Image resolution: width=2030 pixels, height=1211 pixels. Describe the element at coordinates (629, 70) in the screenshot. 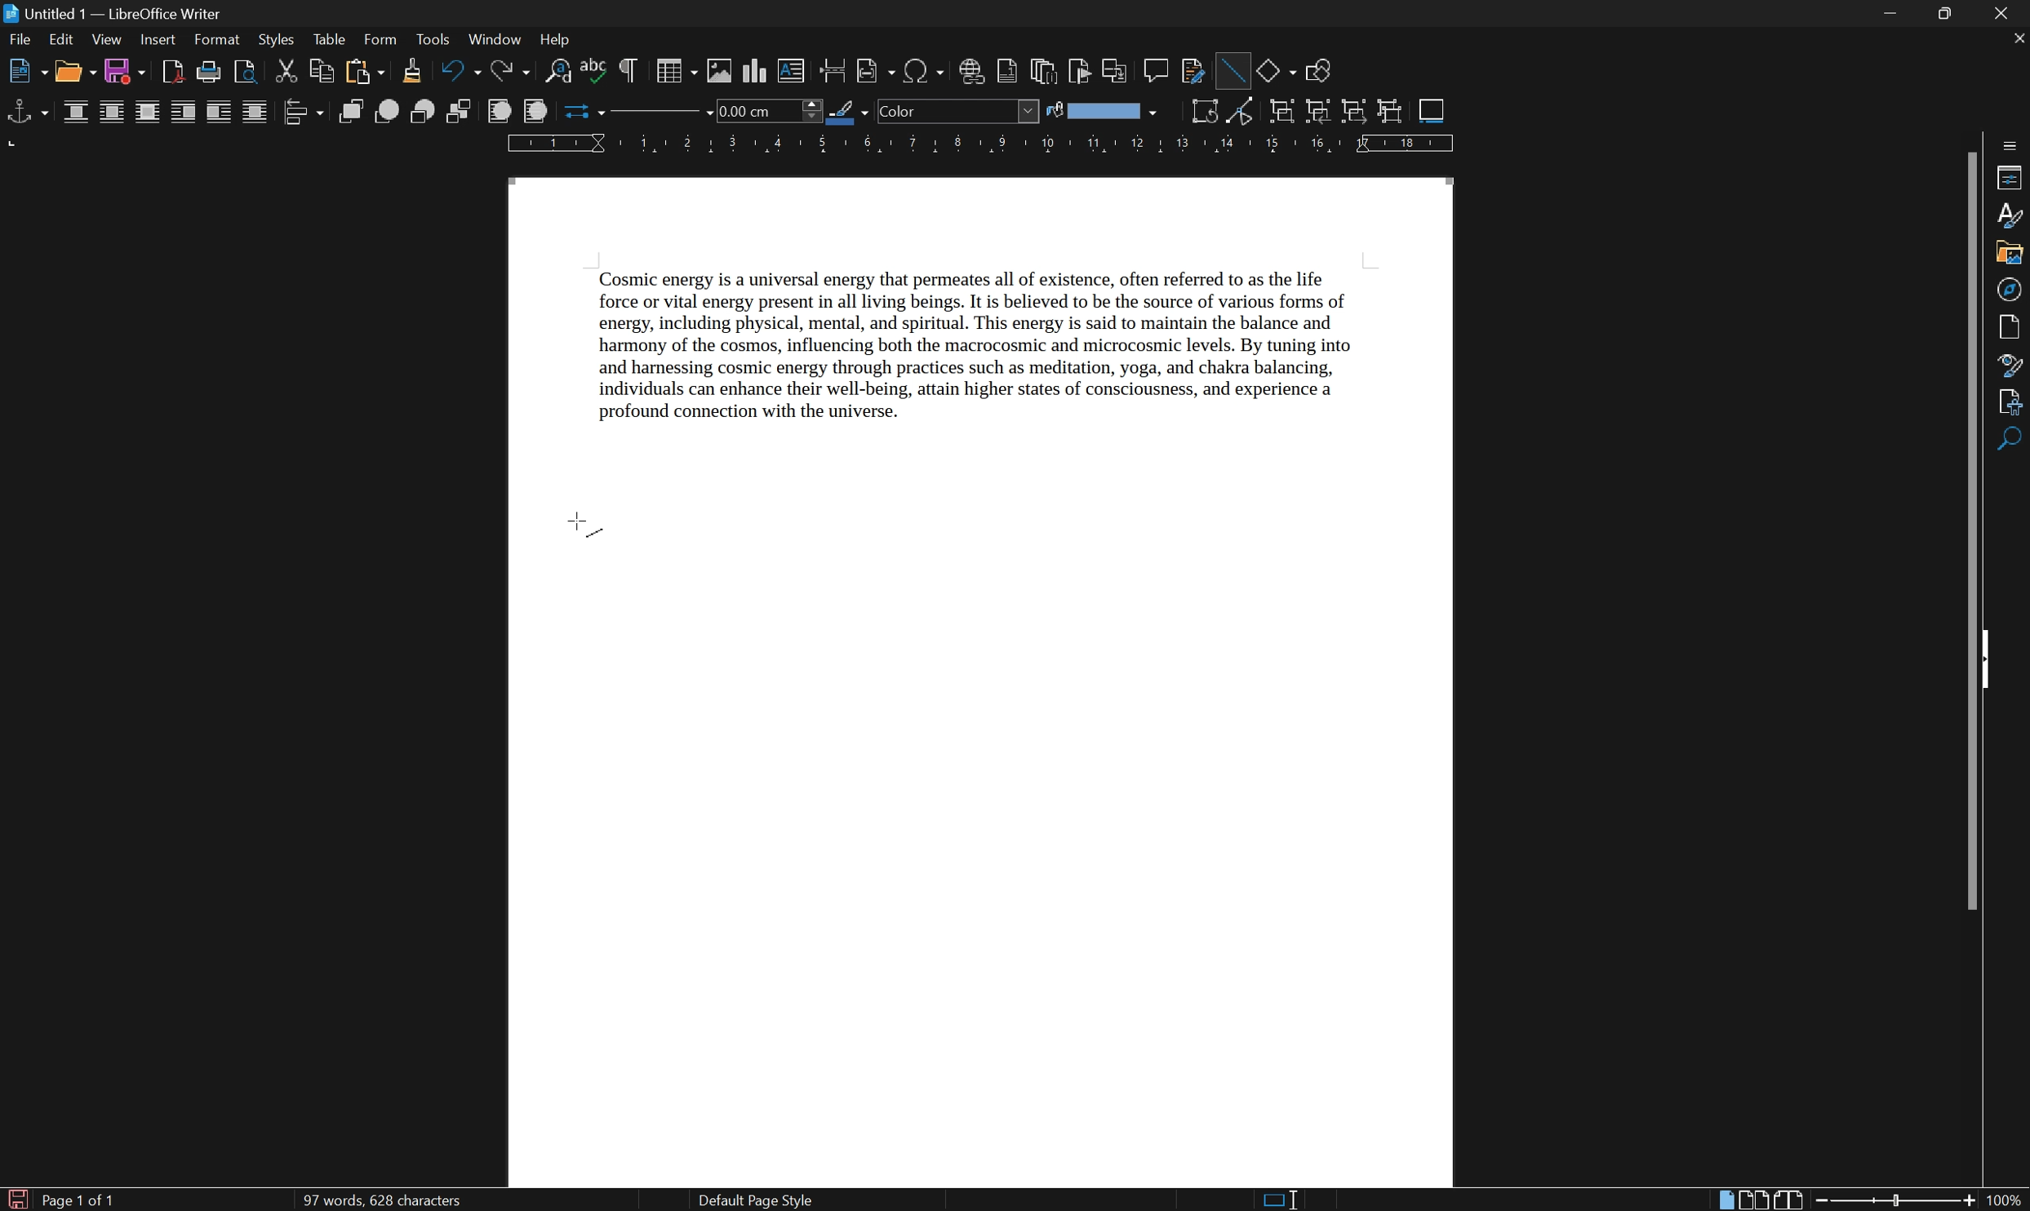

I see `toggle formatting marks` at that location.